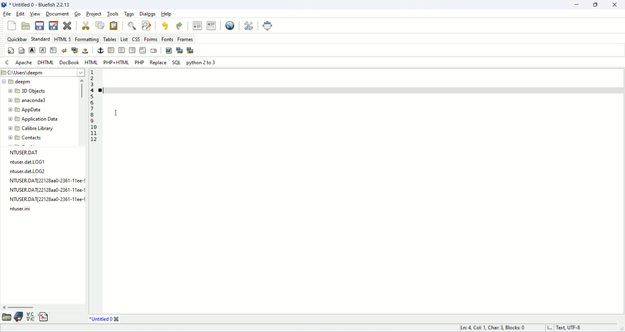 The height and width of the screenshot is (332, 625). Describe the element at coordinates (40, 91) in the screenshot. I see `folder name` at that location.